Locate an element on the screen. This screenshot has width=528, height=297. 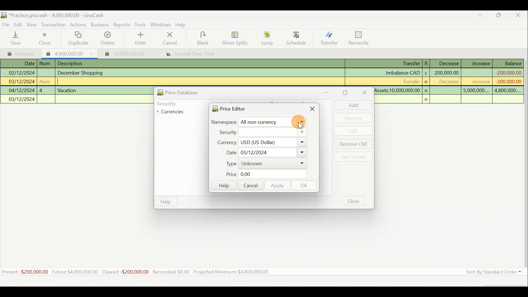
Minimise is located at coordinates (329, 92).